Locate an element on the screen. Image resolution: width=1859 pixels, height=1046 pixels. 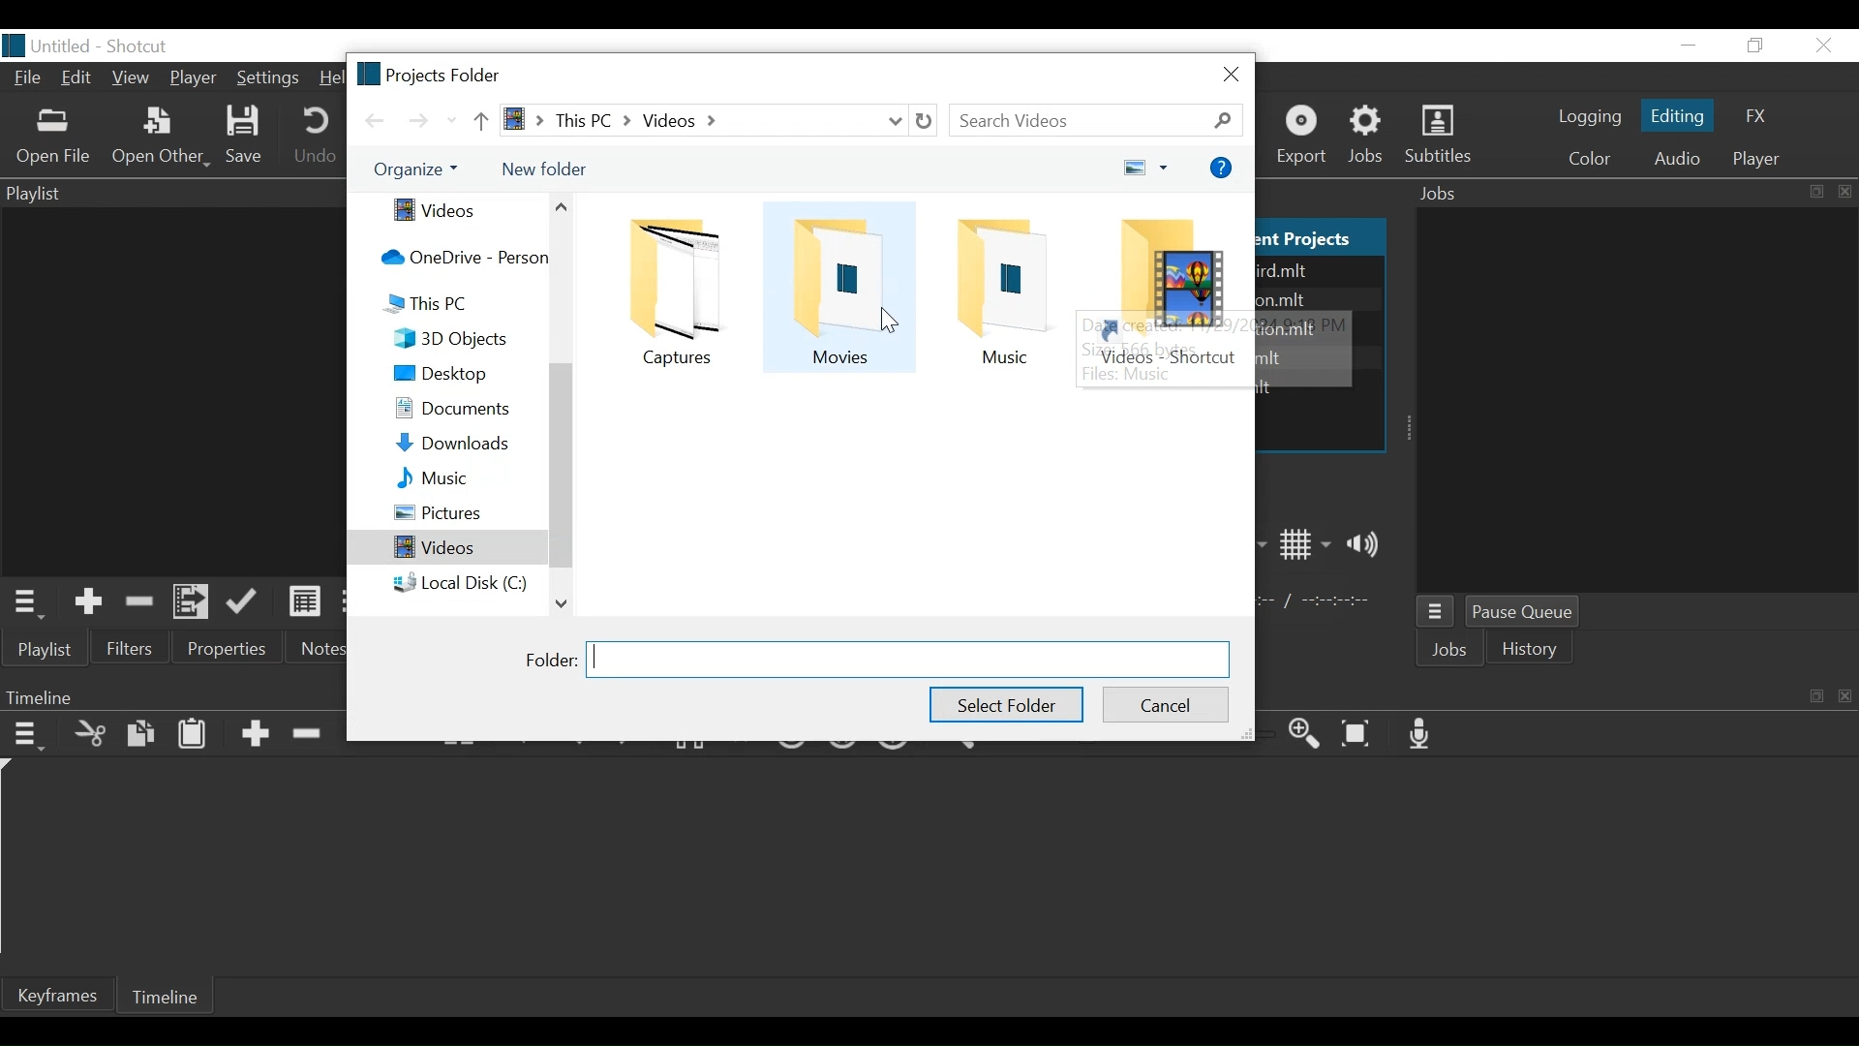
Settings is located at coordinates (265, 80).